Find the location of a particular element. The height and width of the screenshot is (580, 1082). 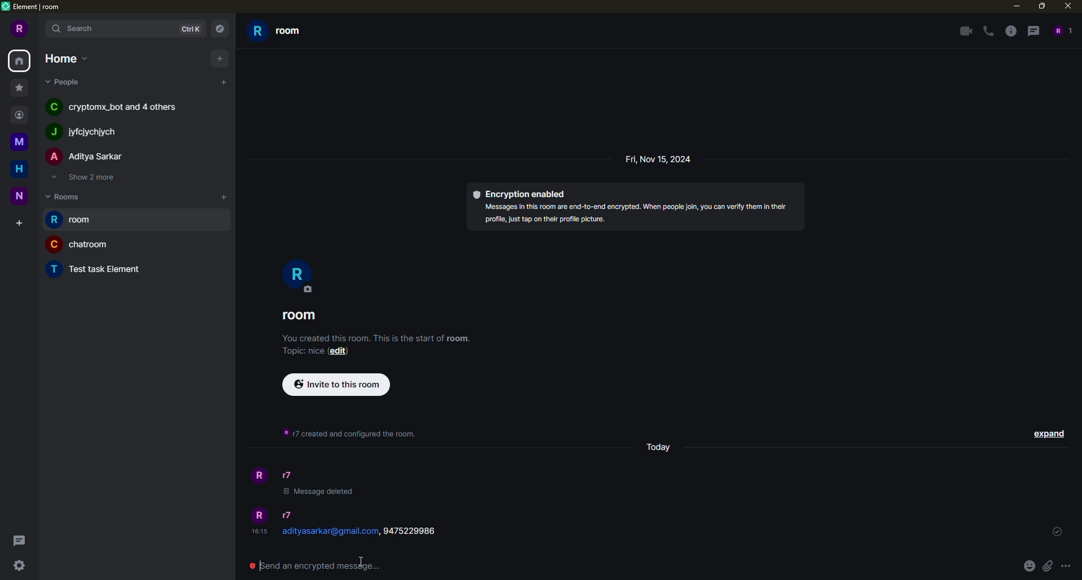

quick settings is located at coordinates (19, 564).